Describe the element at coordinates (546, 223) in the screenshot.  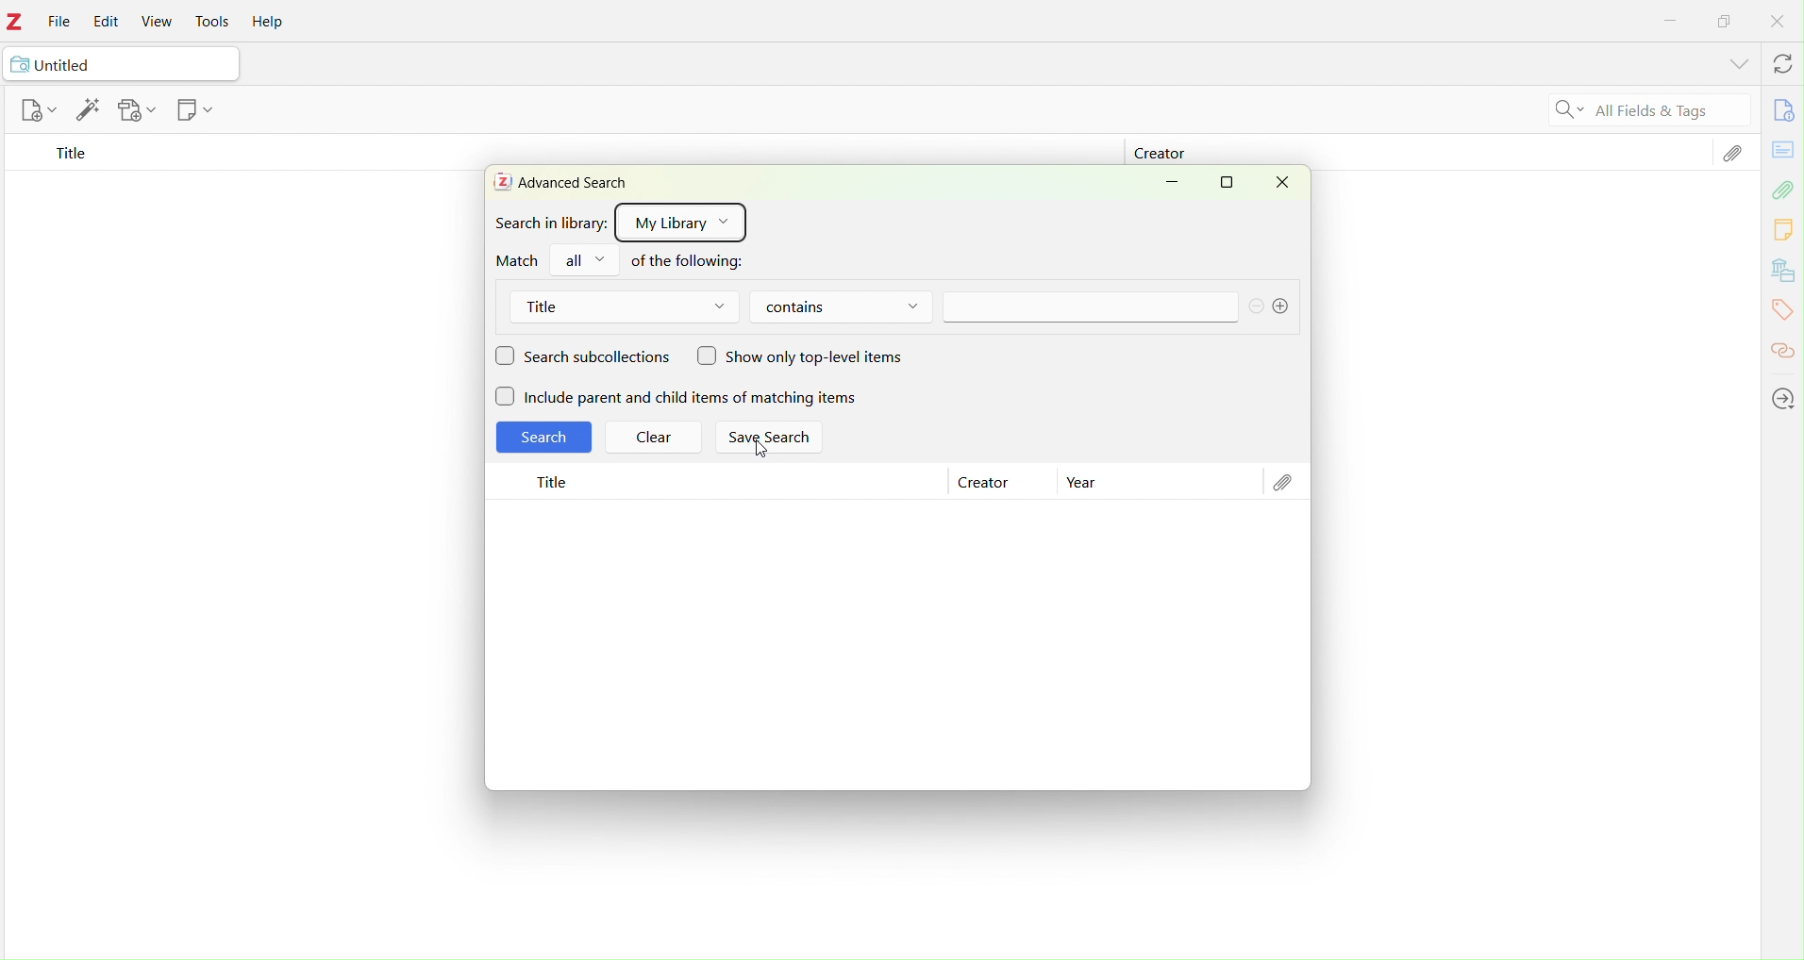
I see `Search in library` at that location.